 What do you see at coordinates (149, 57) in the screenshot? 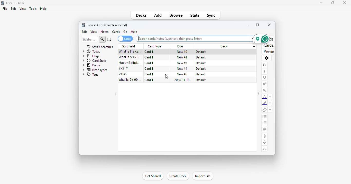
I see `card 1` at bounding box center [149, 57].